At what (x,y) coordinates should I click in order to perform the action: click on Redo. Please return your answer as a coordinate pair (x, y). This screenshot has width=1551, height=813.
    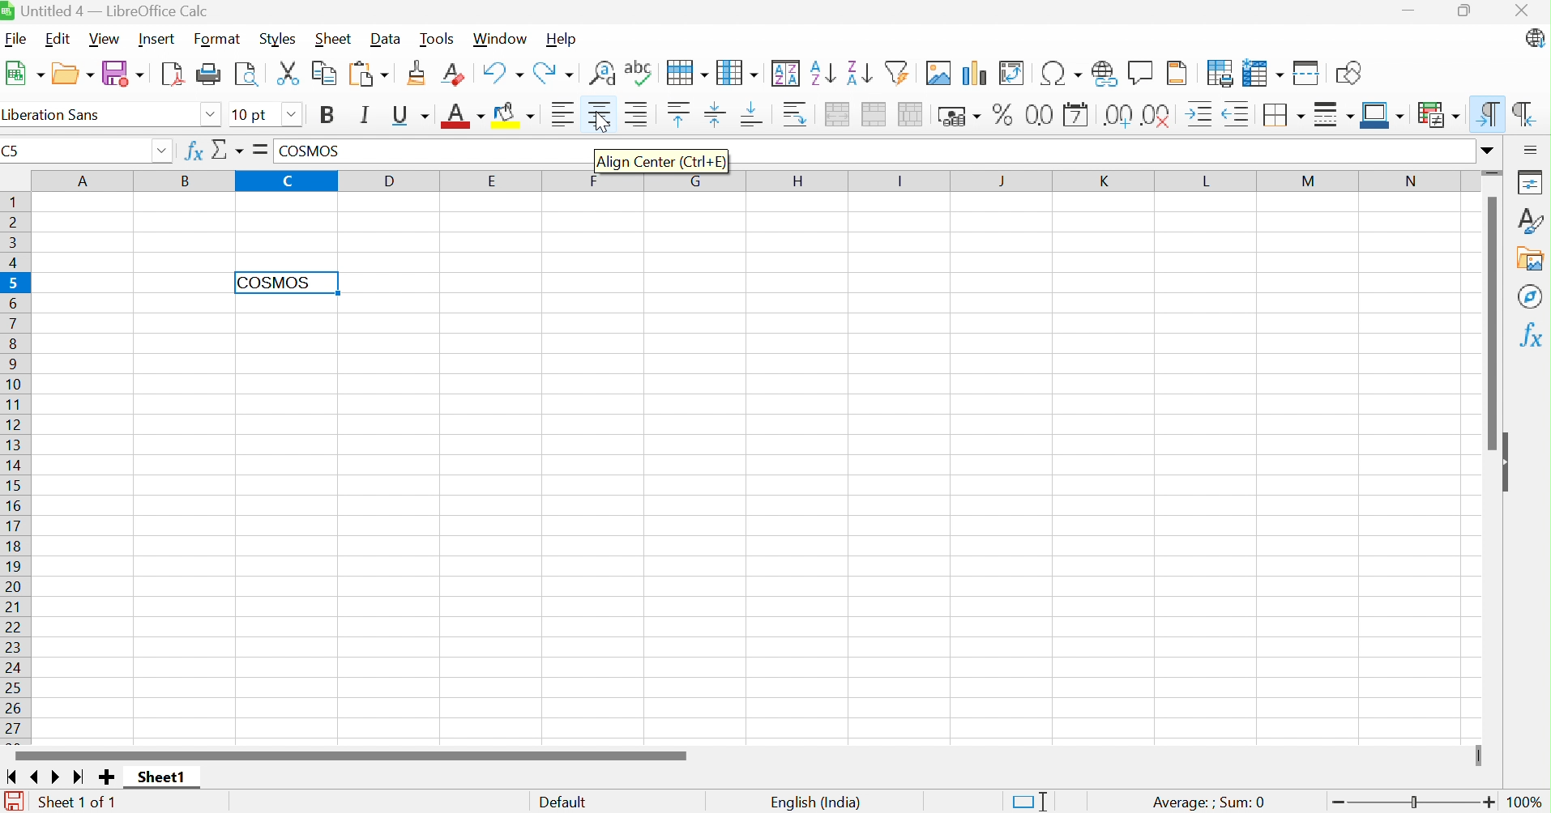
    Looking at the image, I should click on (551, 74).